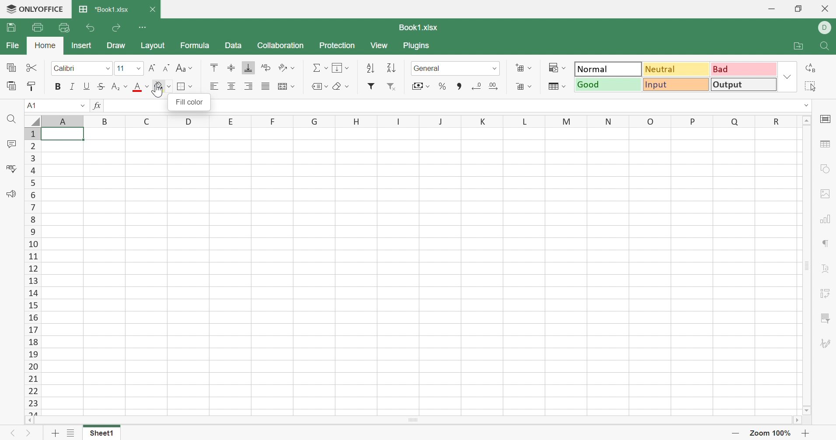  Describe the element at coordinates (13, 46) in the screenshot. I see `File` at that location.